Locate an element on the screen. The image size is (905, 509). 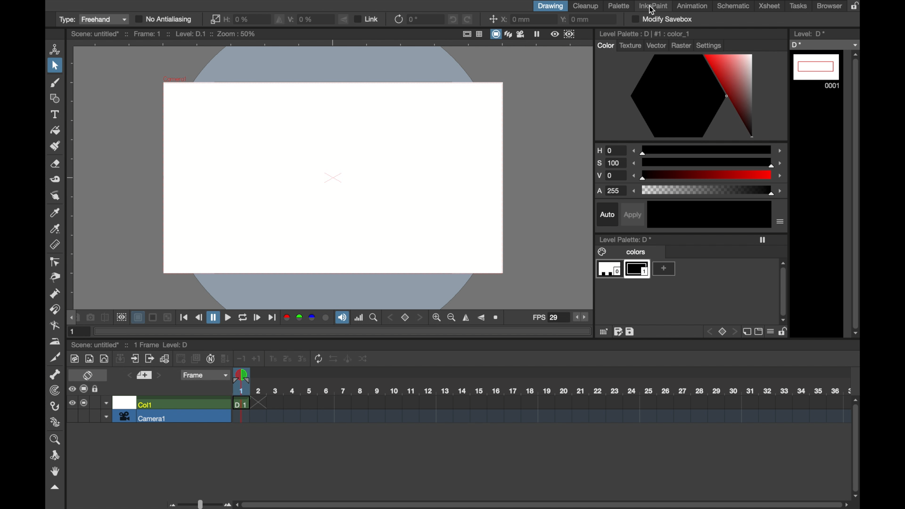
drawing is located at coordinates (551, 6).